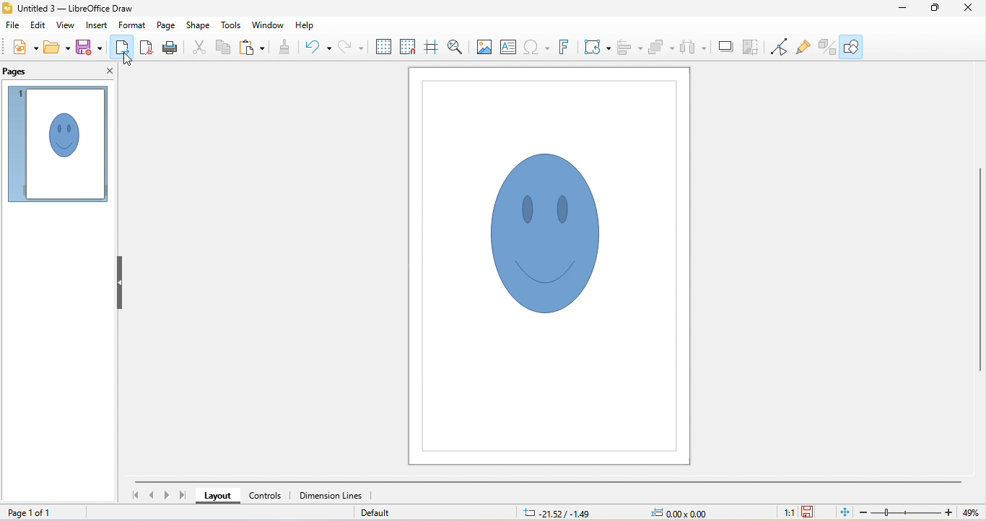 The width and height of the screenshot is (986, 521). Describe the element at coordinates (286, 47) in the screenshot. I see `clone` at that location.